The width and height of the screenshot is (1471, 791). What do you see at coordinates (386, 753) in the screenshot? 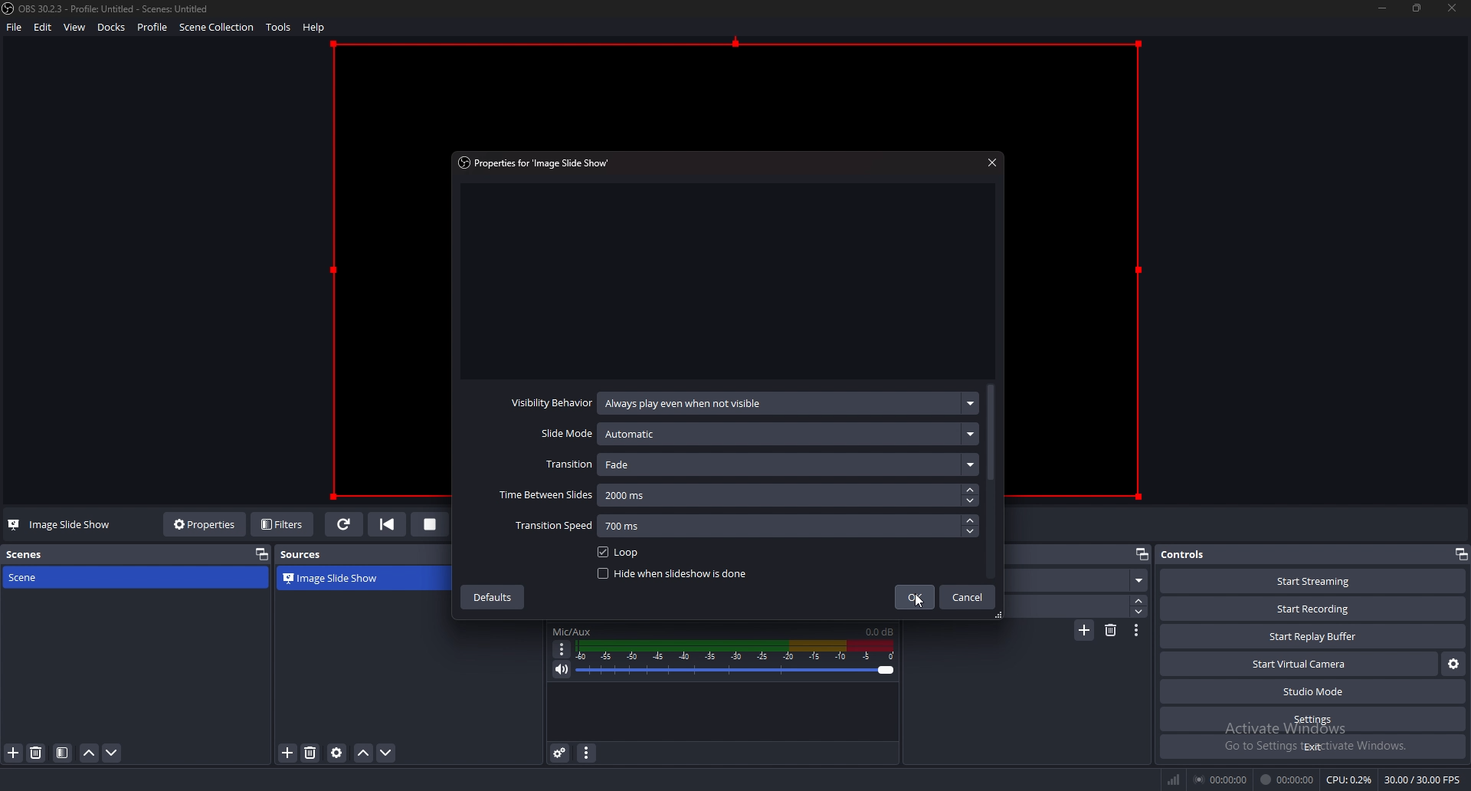
I see `move source down` at bounding box center [386, 753].